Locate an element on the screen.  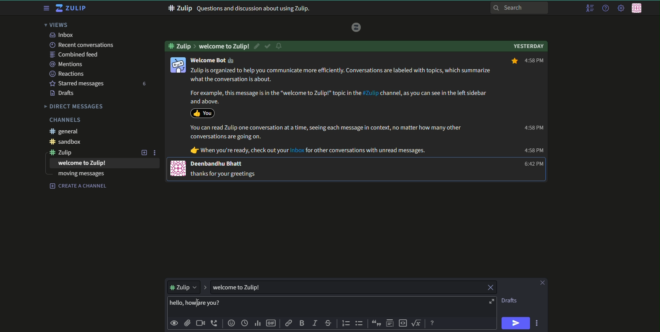
You can read Zulip one conversation at a time, seeing each message in context, no matter how many other
conversations are going on. is located at coordinates (326, 132).